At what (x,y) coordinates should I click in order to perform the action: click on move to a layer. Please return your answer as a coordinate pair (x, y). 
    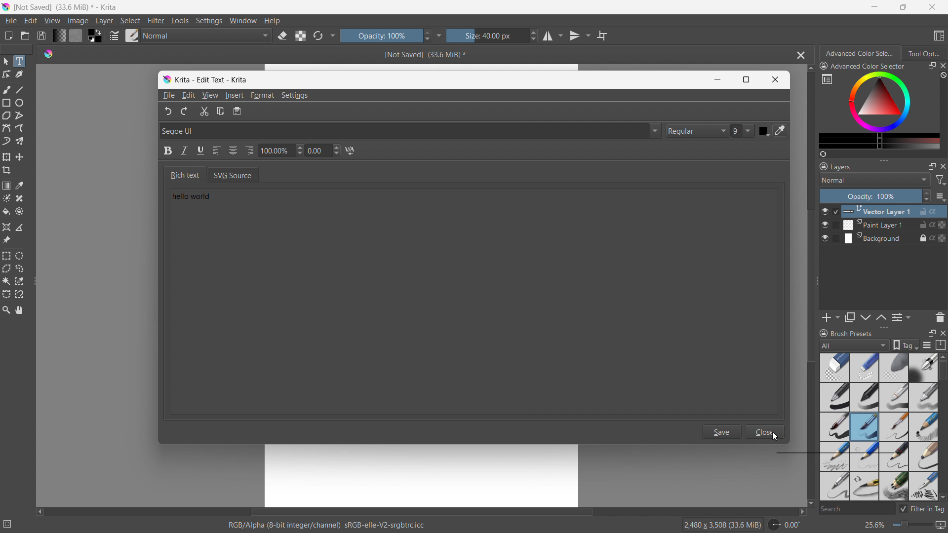
    Looking at the image, I should click on (19, 157).